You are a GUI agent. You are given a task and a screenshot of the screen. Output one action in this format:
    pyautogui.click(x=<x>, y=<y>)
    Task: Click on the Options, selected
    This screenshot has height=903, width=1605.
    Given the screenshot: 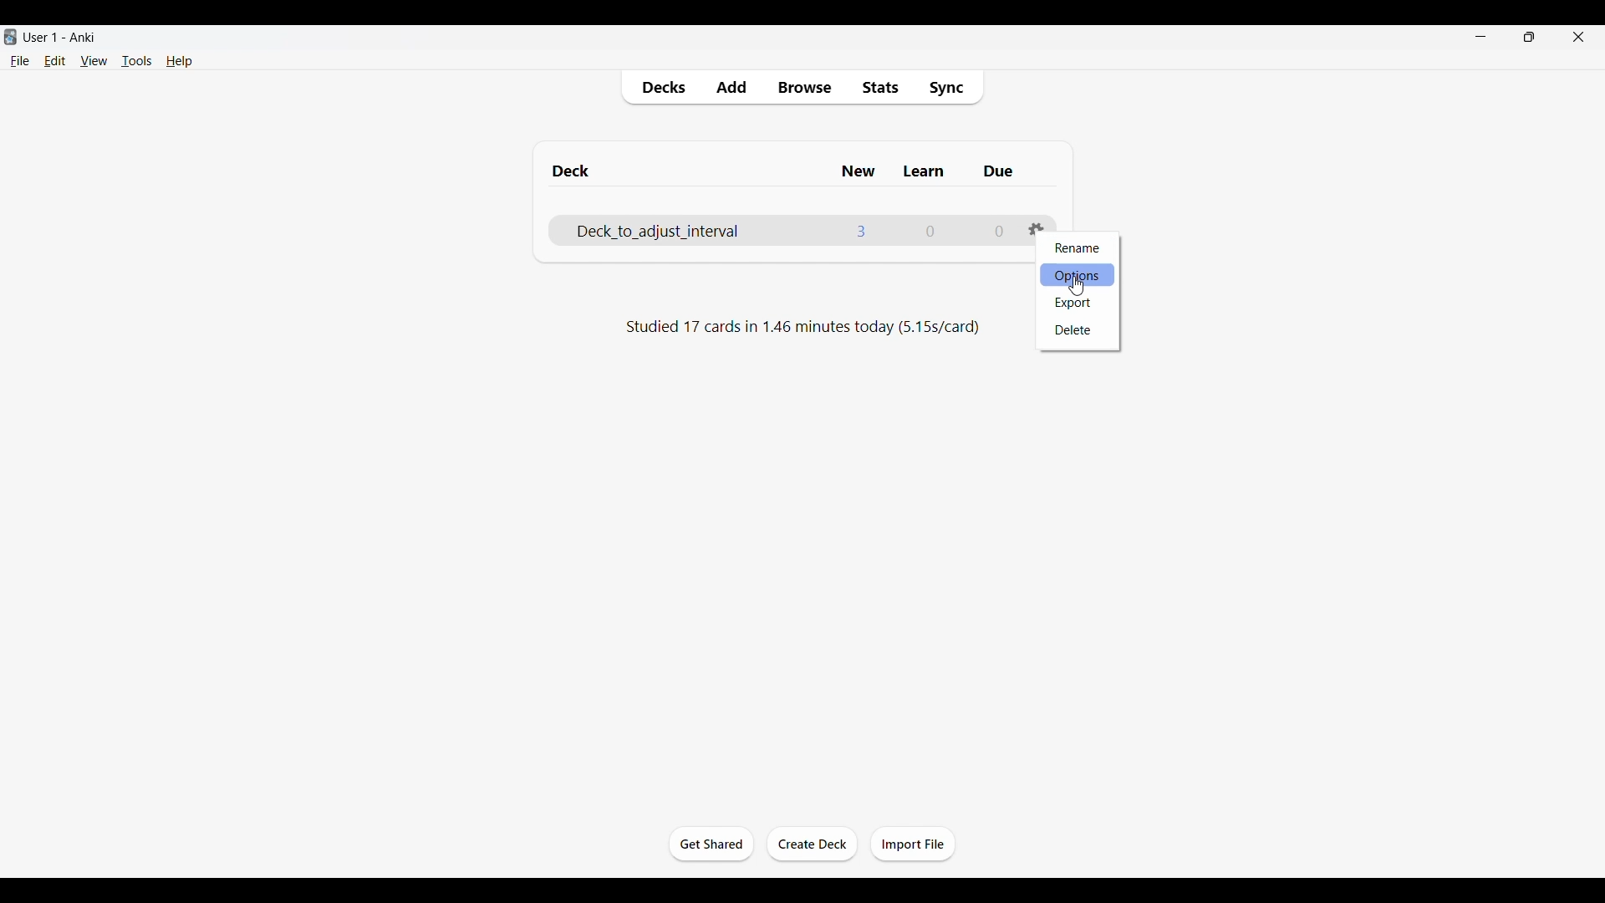 What is the action you would take?
    pyautogui.click(x=1078, y=273)
    